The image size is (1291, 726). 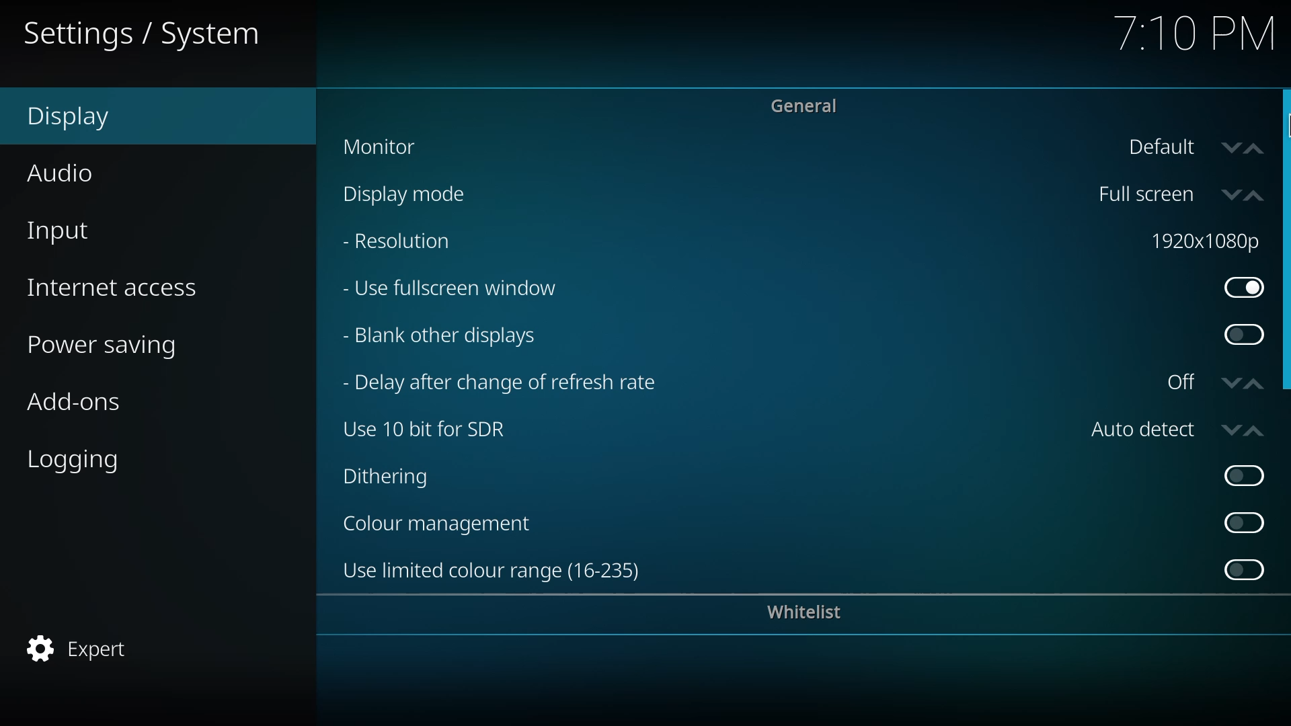 What do you see at coordinates (1292, 241) in the screenshot?
I see `scroll bar` at bounding box center [1292, 241].